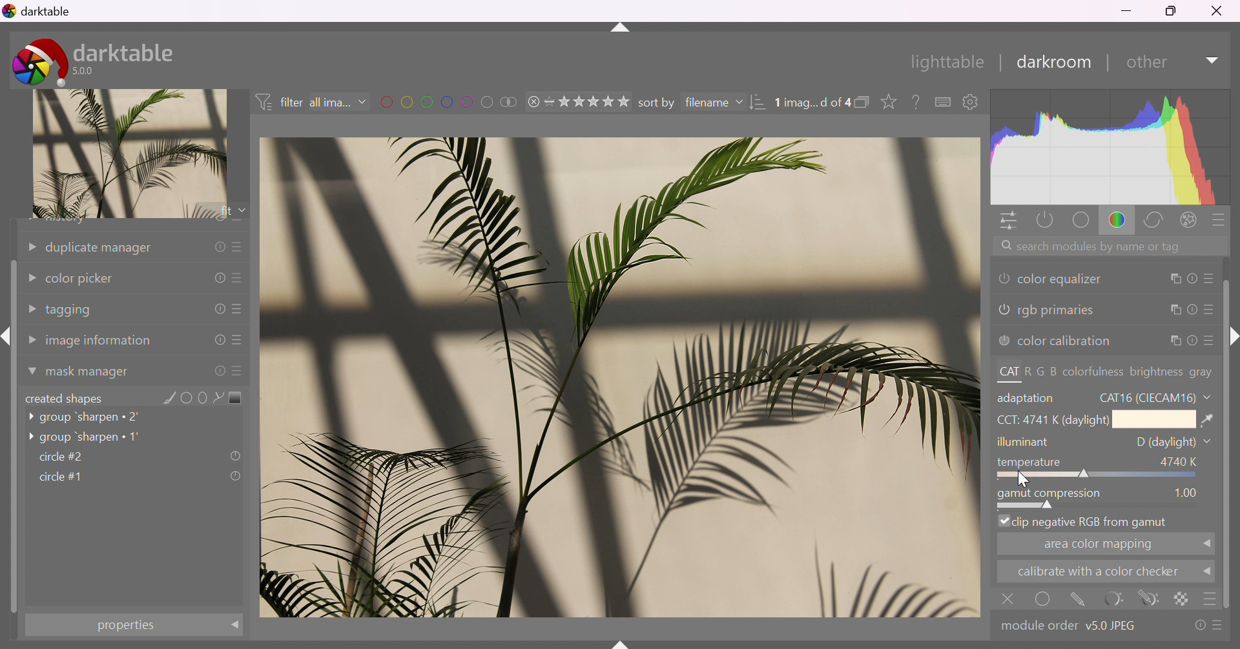  What do you see at coordinates (1106, 373) in the screenshot?
I see `CAT` at bounding box center [1106, 373].